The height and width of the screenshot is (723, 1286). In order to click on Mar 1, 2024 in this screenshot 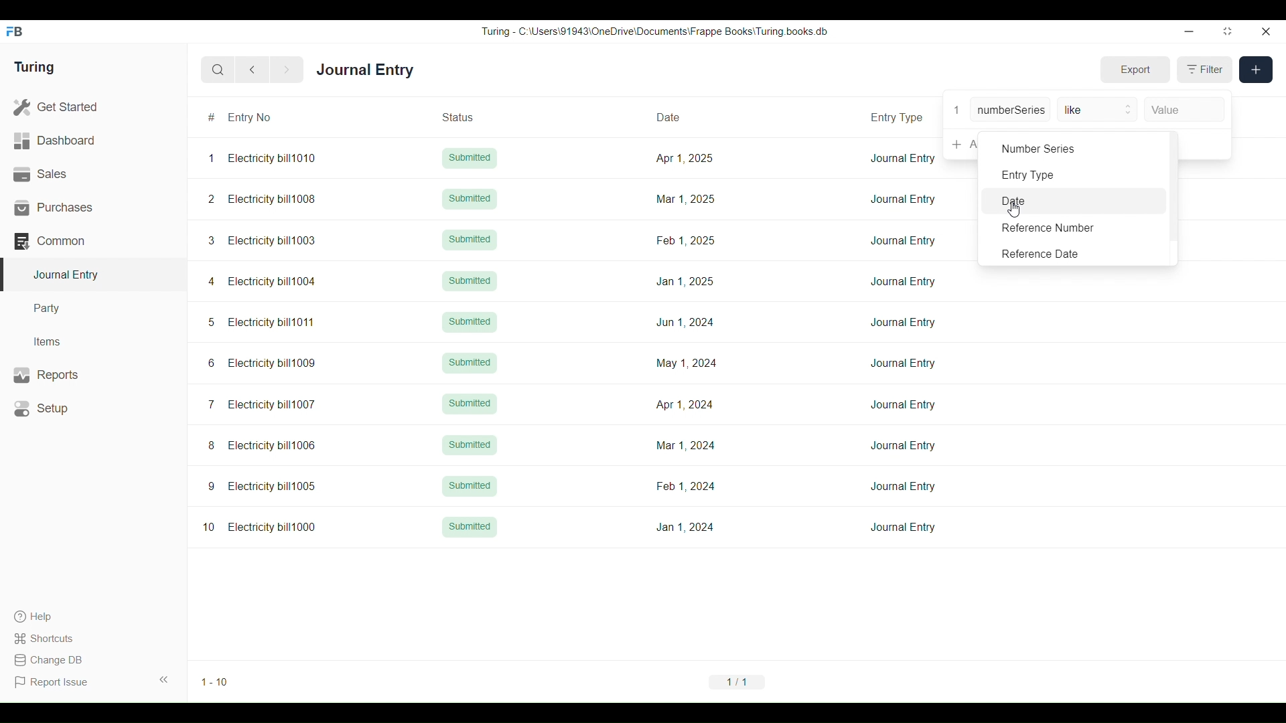, I will do `click(686, 445)`.